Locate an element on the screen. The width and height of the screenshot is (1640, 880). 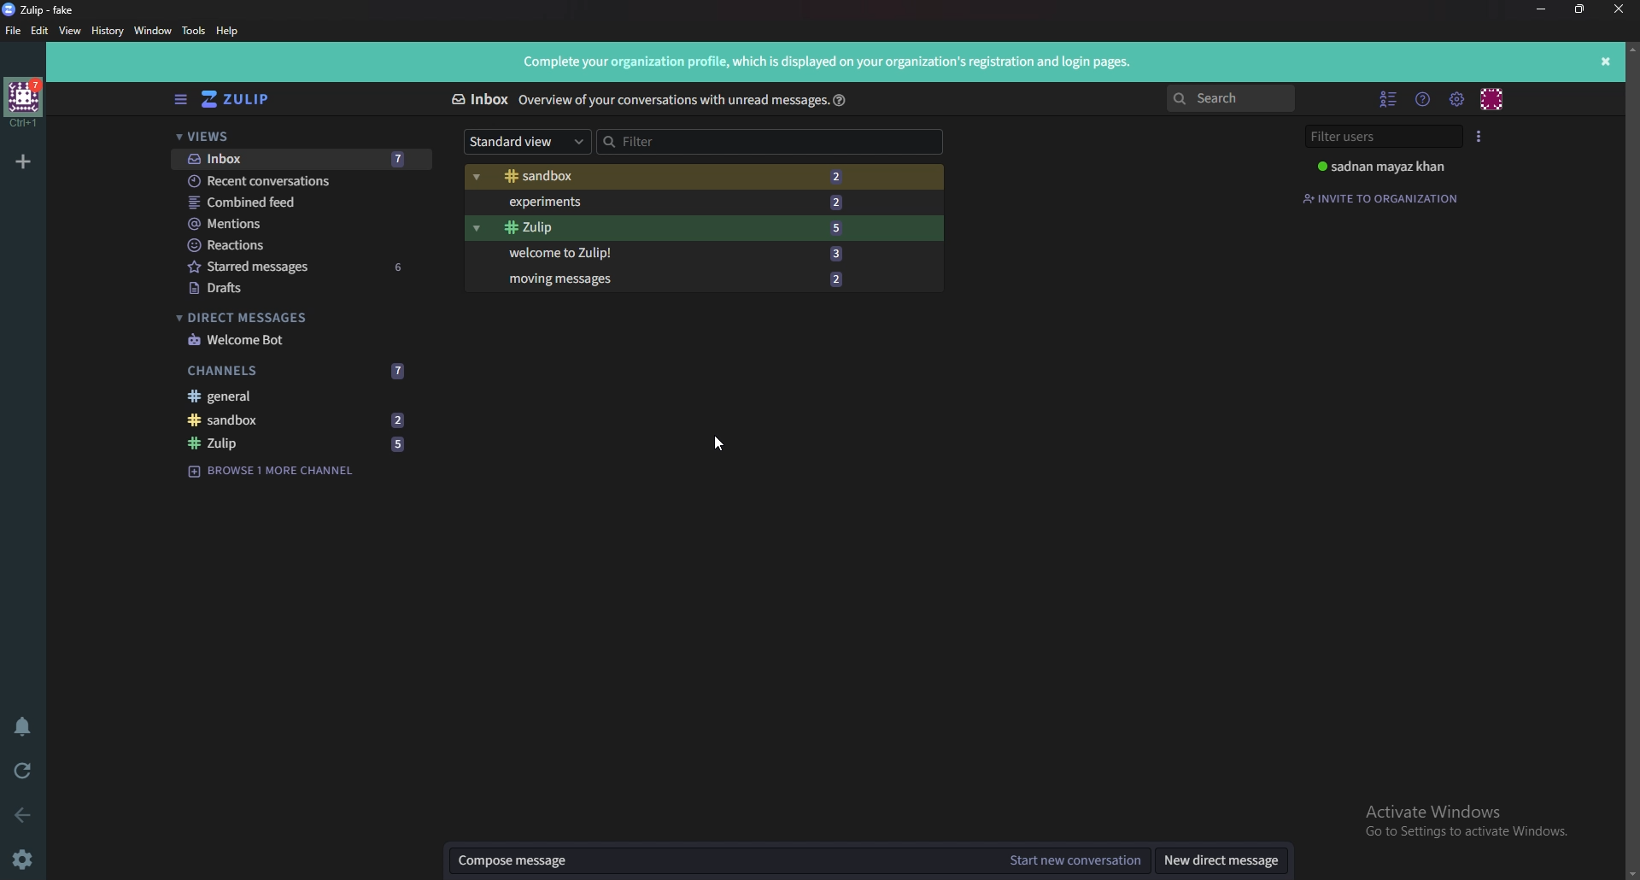
back is located at coordinates (26, 817).